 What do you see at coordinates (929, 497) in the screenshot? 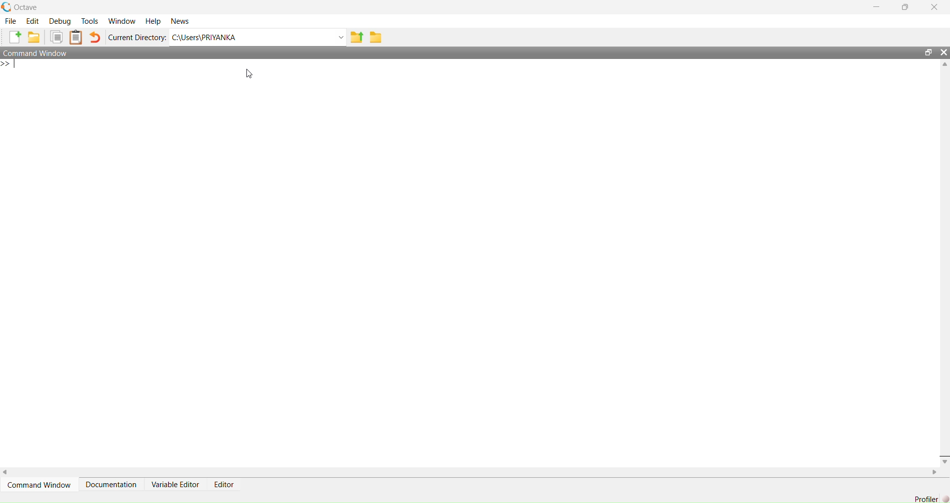
I see `Profiler` at bounding box center [929, 497].